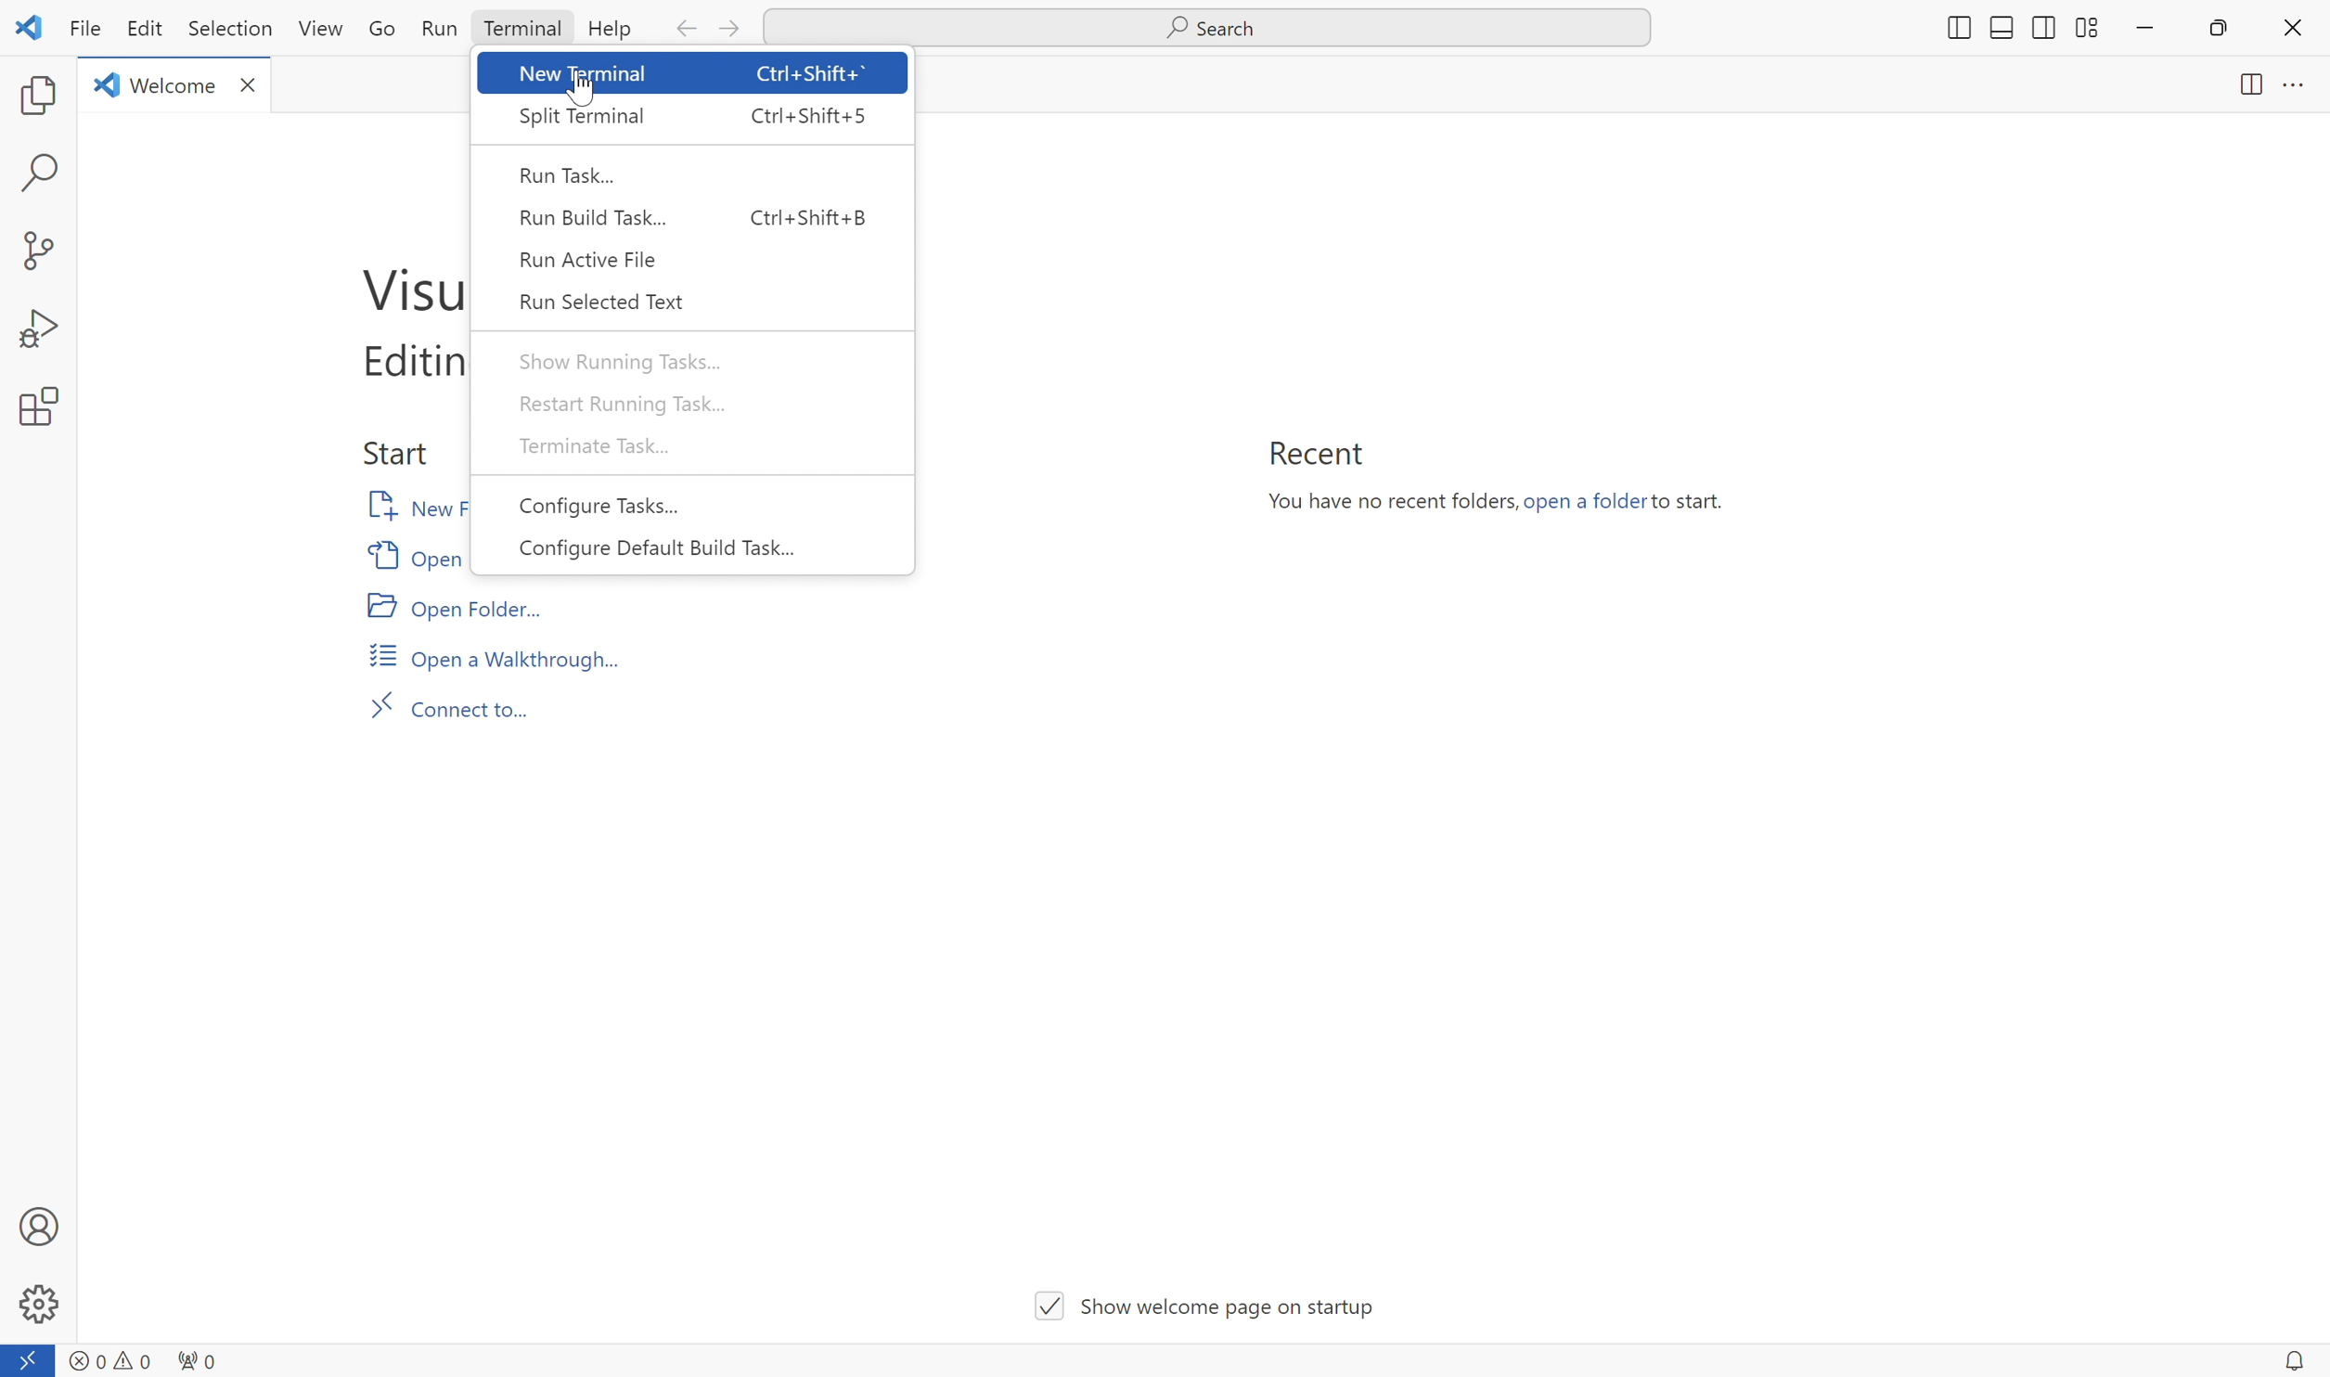 This screenshot has height=1377, width=2330. Describe the element at coordinates (1314, 453) in the screenshot. I see `Recent` at that location.